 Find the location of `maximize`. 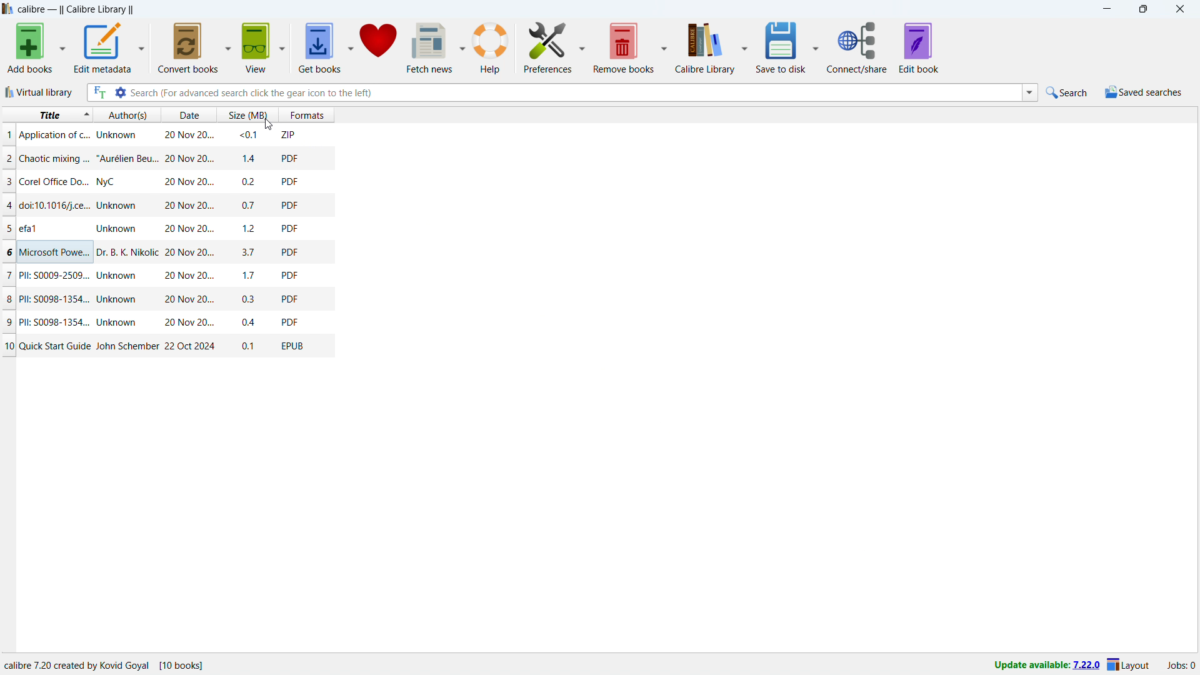

maximize is located at coordinates (1142, 9).